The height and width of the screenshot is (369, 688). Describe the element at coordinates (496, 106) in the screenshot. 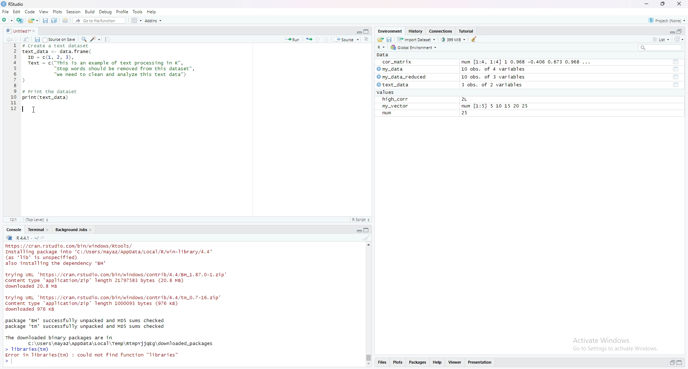

I see `num [1:5] 5 10 15 20 25` at that location.